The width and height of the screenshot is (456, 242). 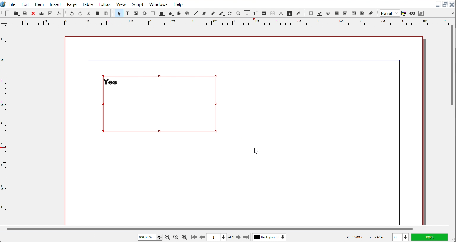 What do you see at coordinates (186, 13) in the screenshot?
I see `Spiral` at bounding box center [186, 13].